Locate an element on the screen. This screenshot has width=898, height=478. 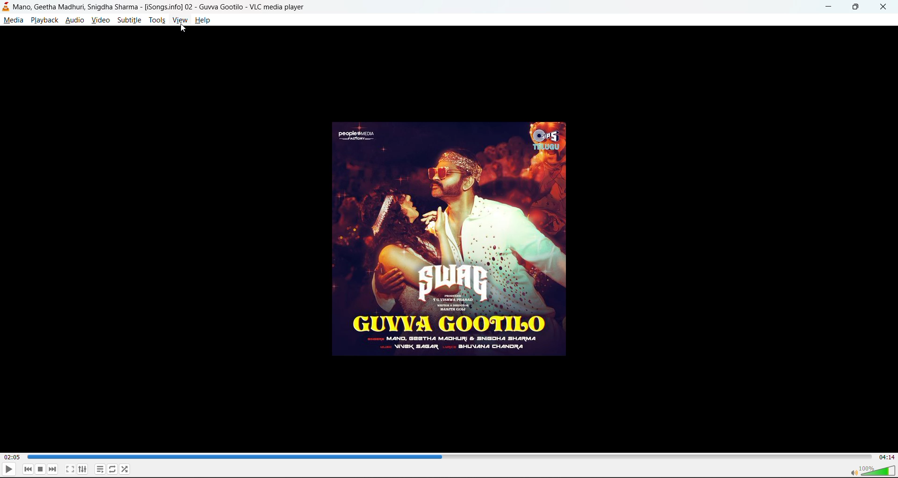
view is located at coordinates (181, 20).